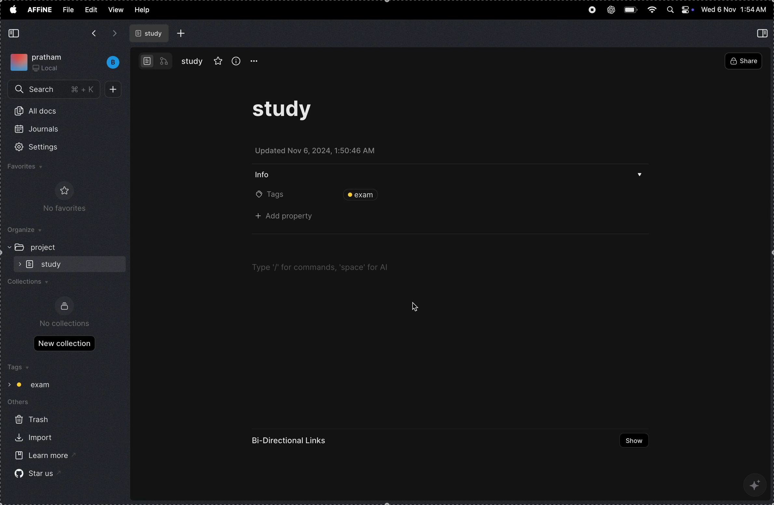 This screenshot has height=505, width=774. I want to click on bench, so click(110, 62).